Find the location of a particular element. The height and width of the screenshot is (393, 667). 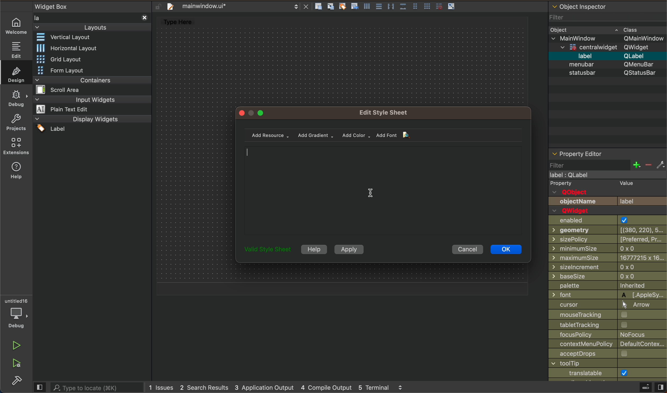

issues is located at coordinates (163, 387).